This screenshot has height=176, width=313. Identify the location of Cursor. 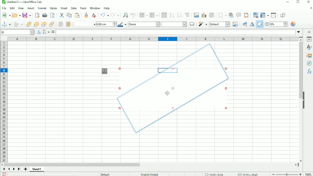
(168, 93).